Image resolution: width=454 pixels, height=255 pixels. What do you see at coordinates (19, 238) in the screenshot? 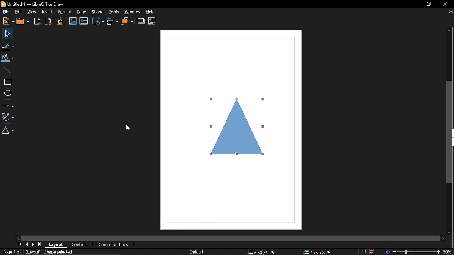
I see `Move lfeft` at bounding box center [19, 238].